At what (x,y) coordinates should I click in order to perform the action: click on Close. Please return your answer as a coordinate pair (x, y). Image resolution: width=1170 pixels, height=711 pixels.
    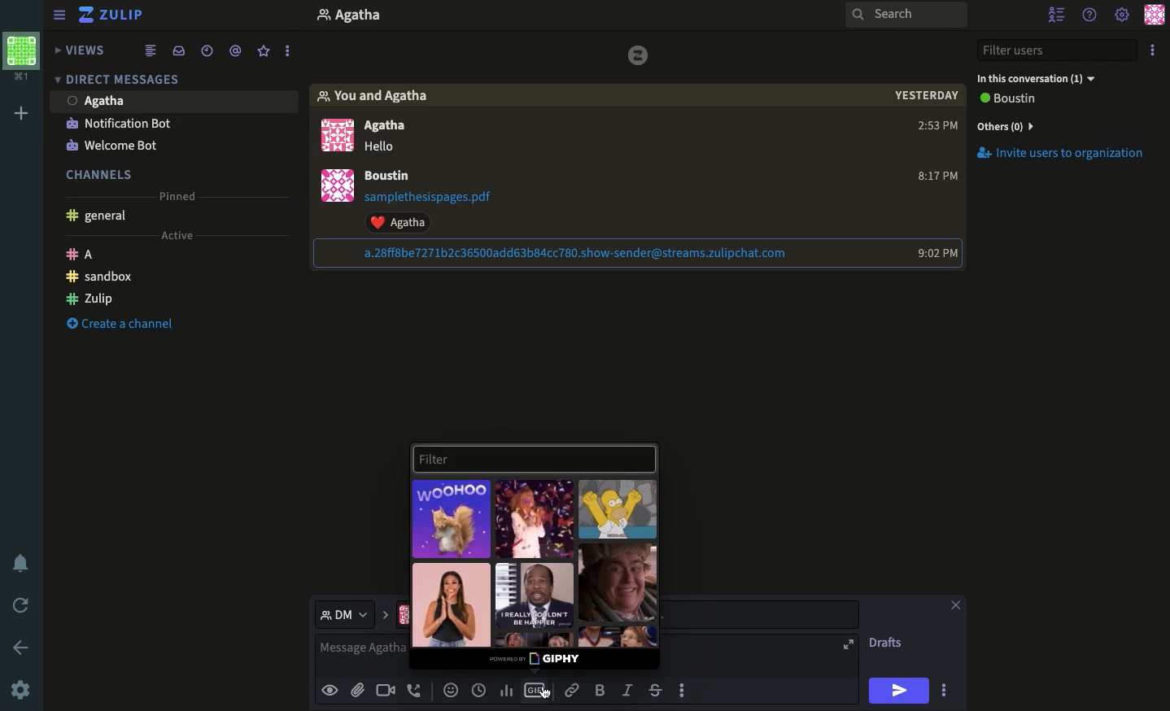
    Looking at the image, I should click on (956, 603).